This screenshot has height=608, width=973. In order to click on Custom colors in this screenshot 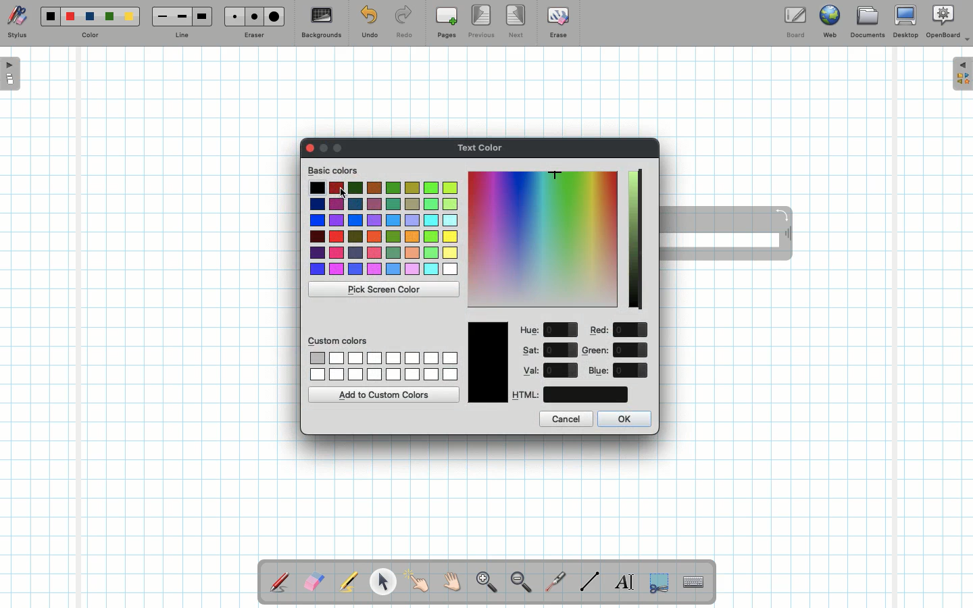, I will do `click(383, 366)`.